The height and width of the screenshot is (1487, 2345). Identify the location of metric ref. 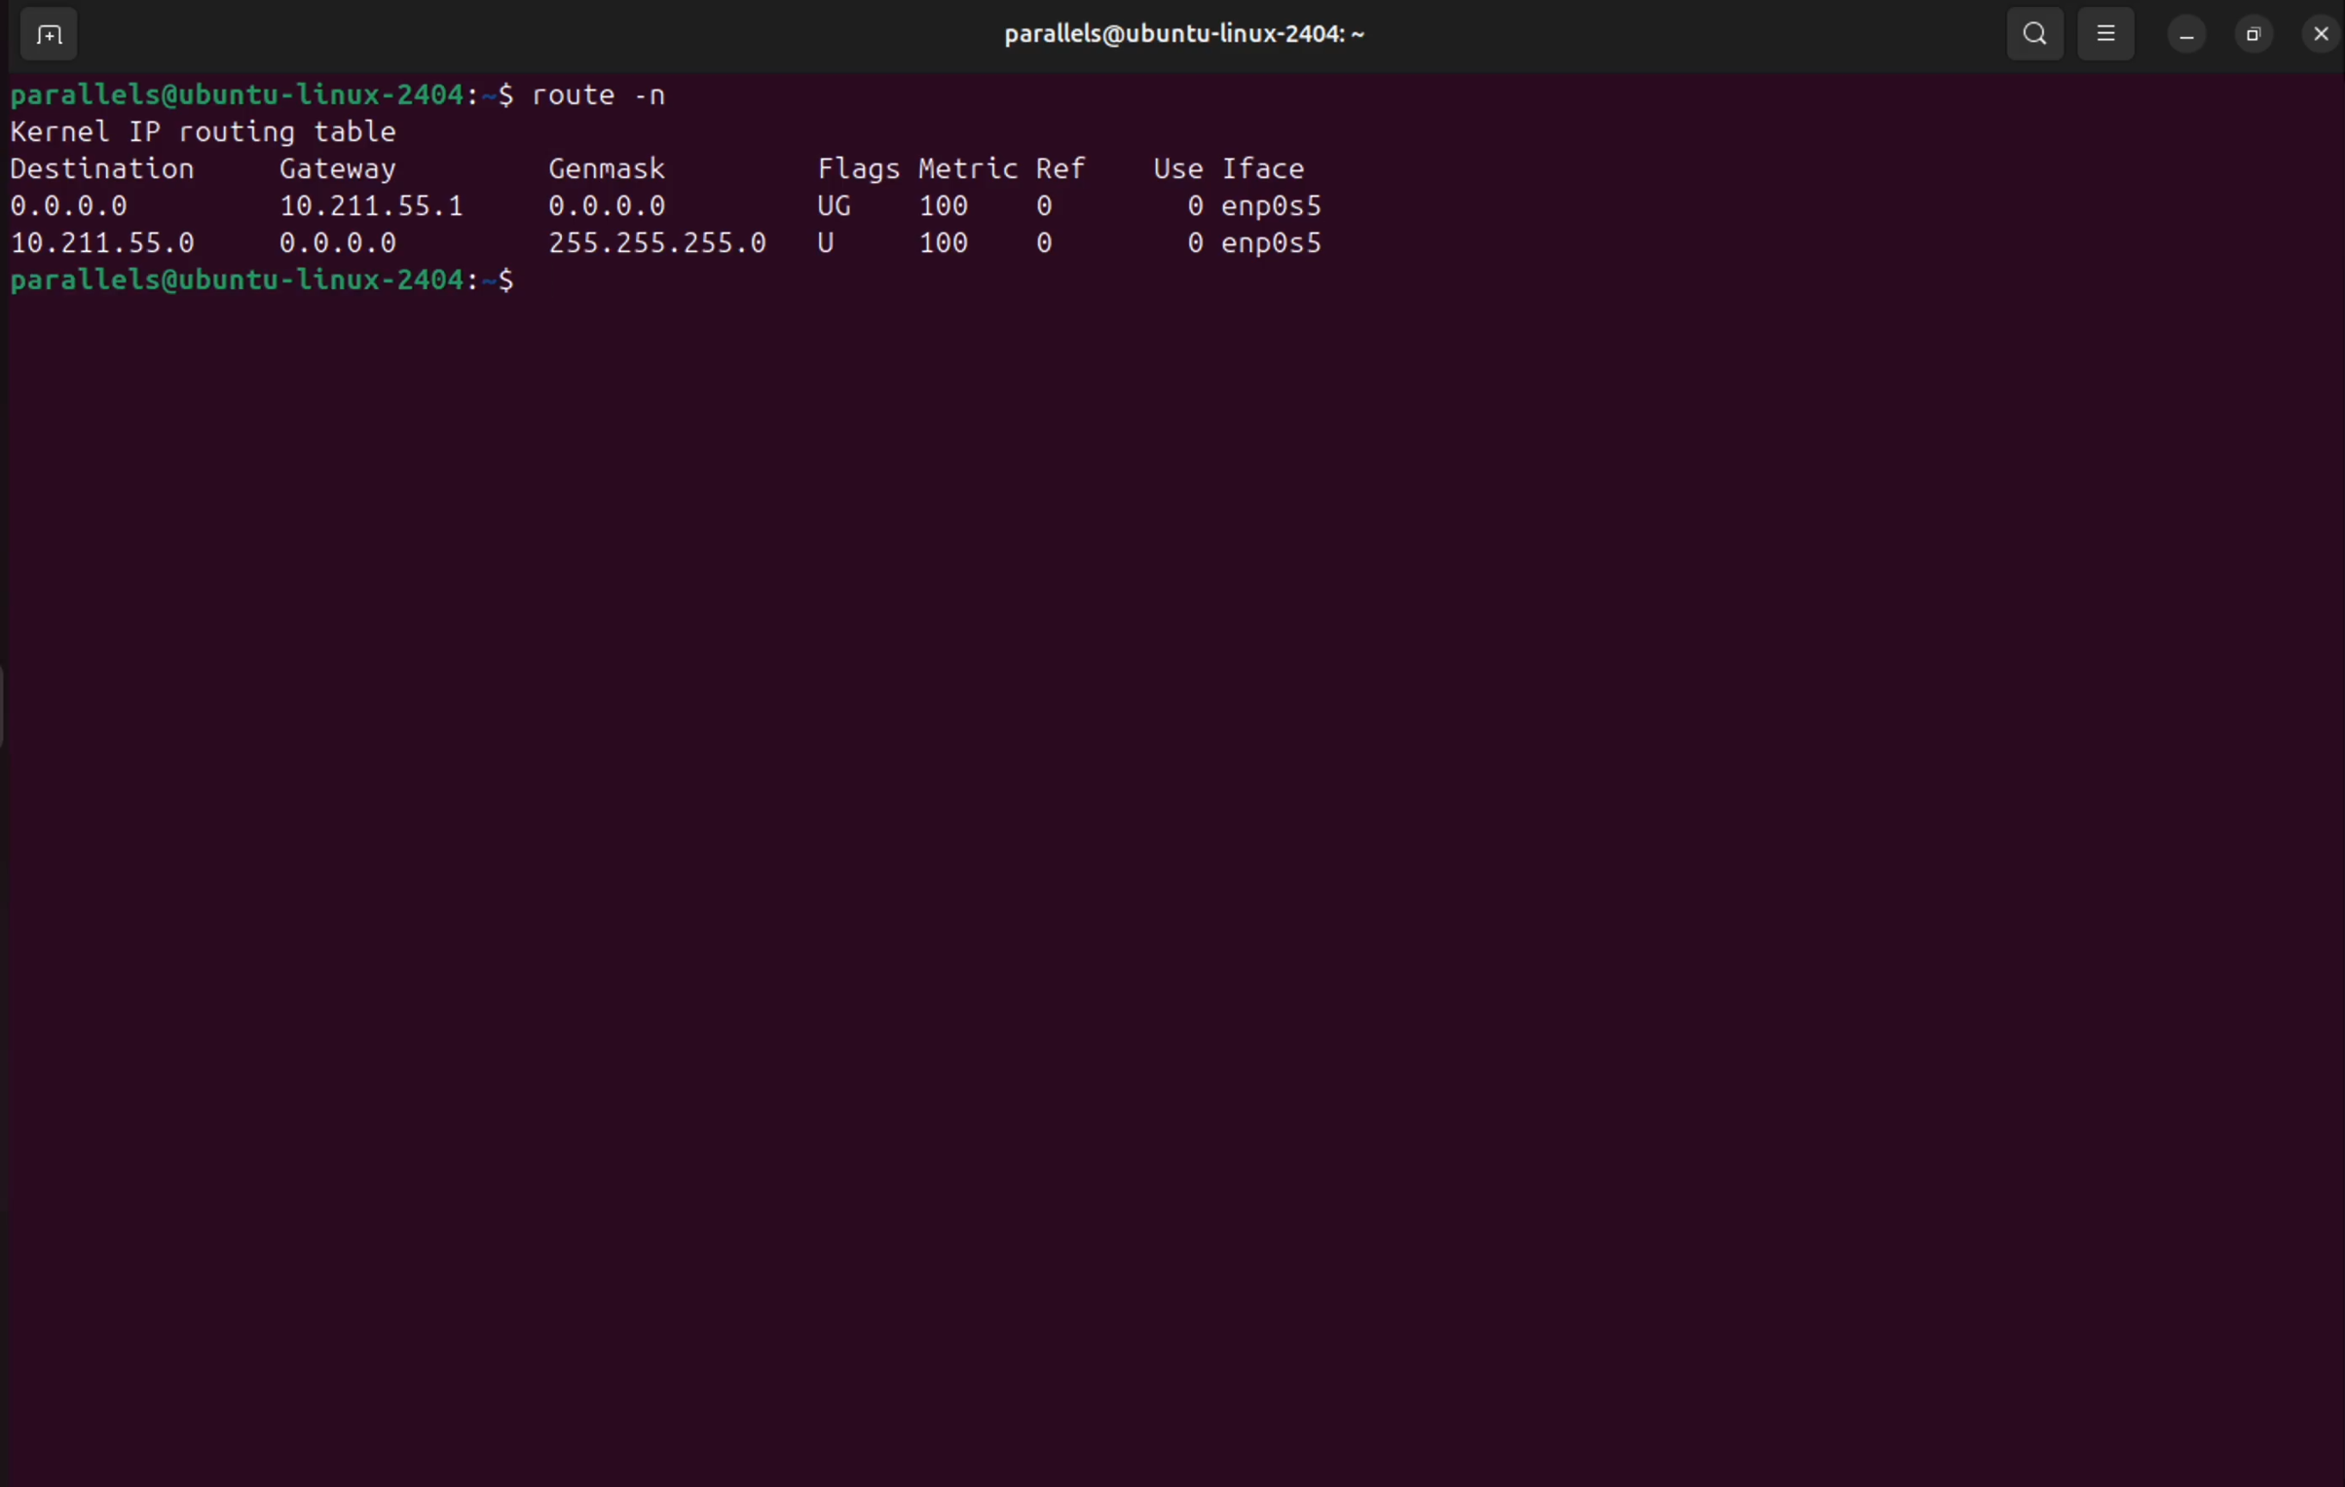
(1009, 163).